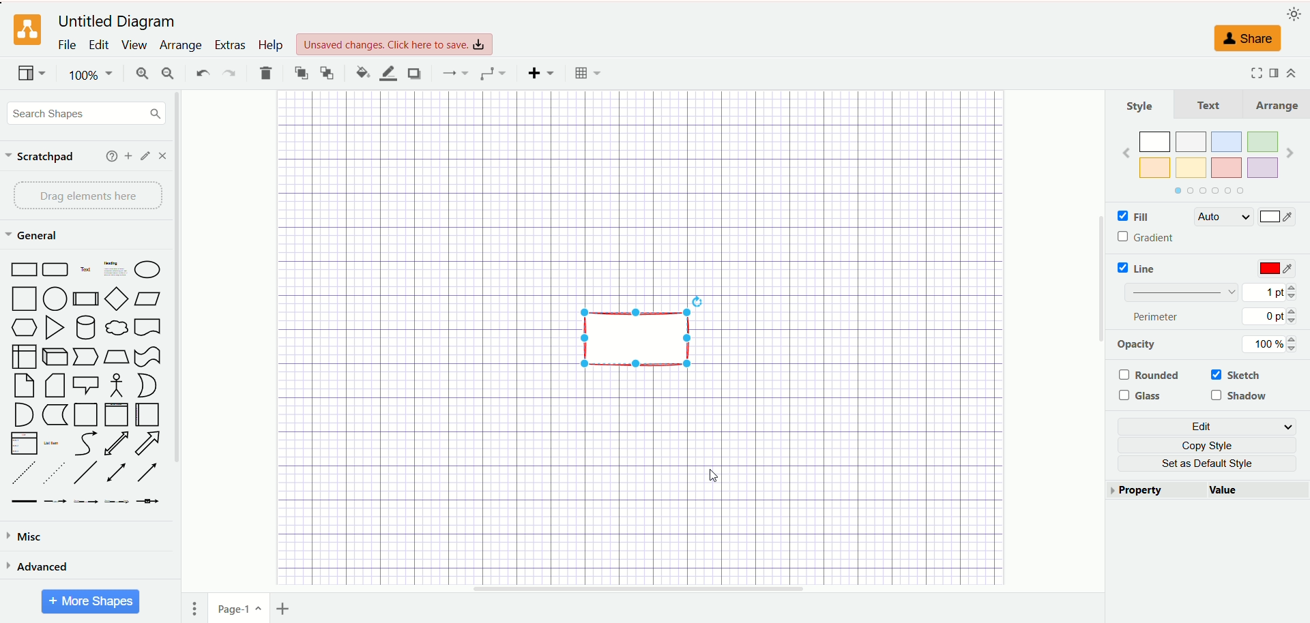  What do you see at coordinates (229, 73) in the screenshot?
I see `redo` at bounding box center [229, 73].